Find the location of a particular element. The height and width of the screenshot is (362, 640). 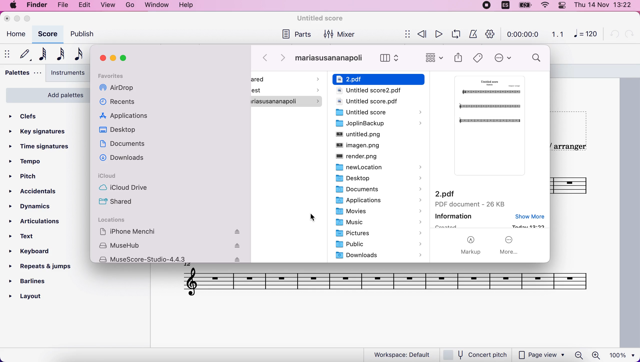

add is located at coordinates (130, 5).